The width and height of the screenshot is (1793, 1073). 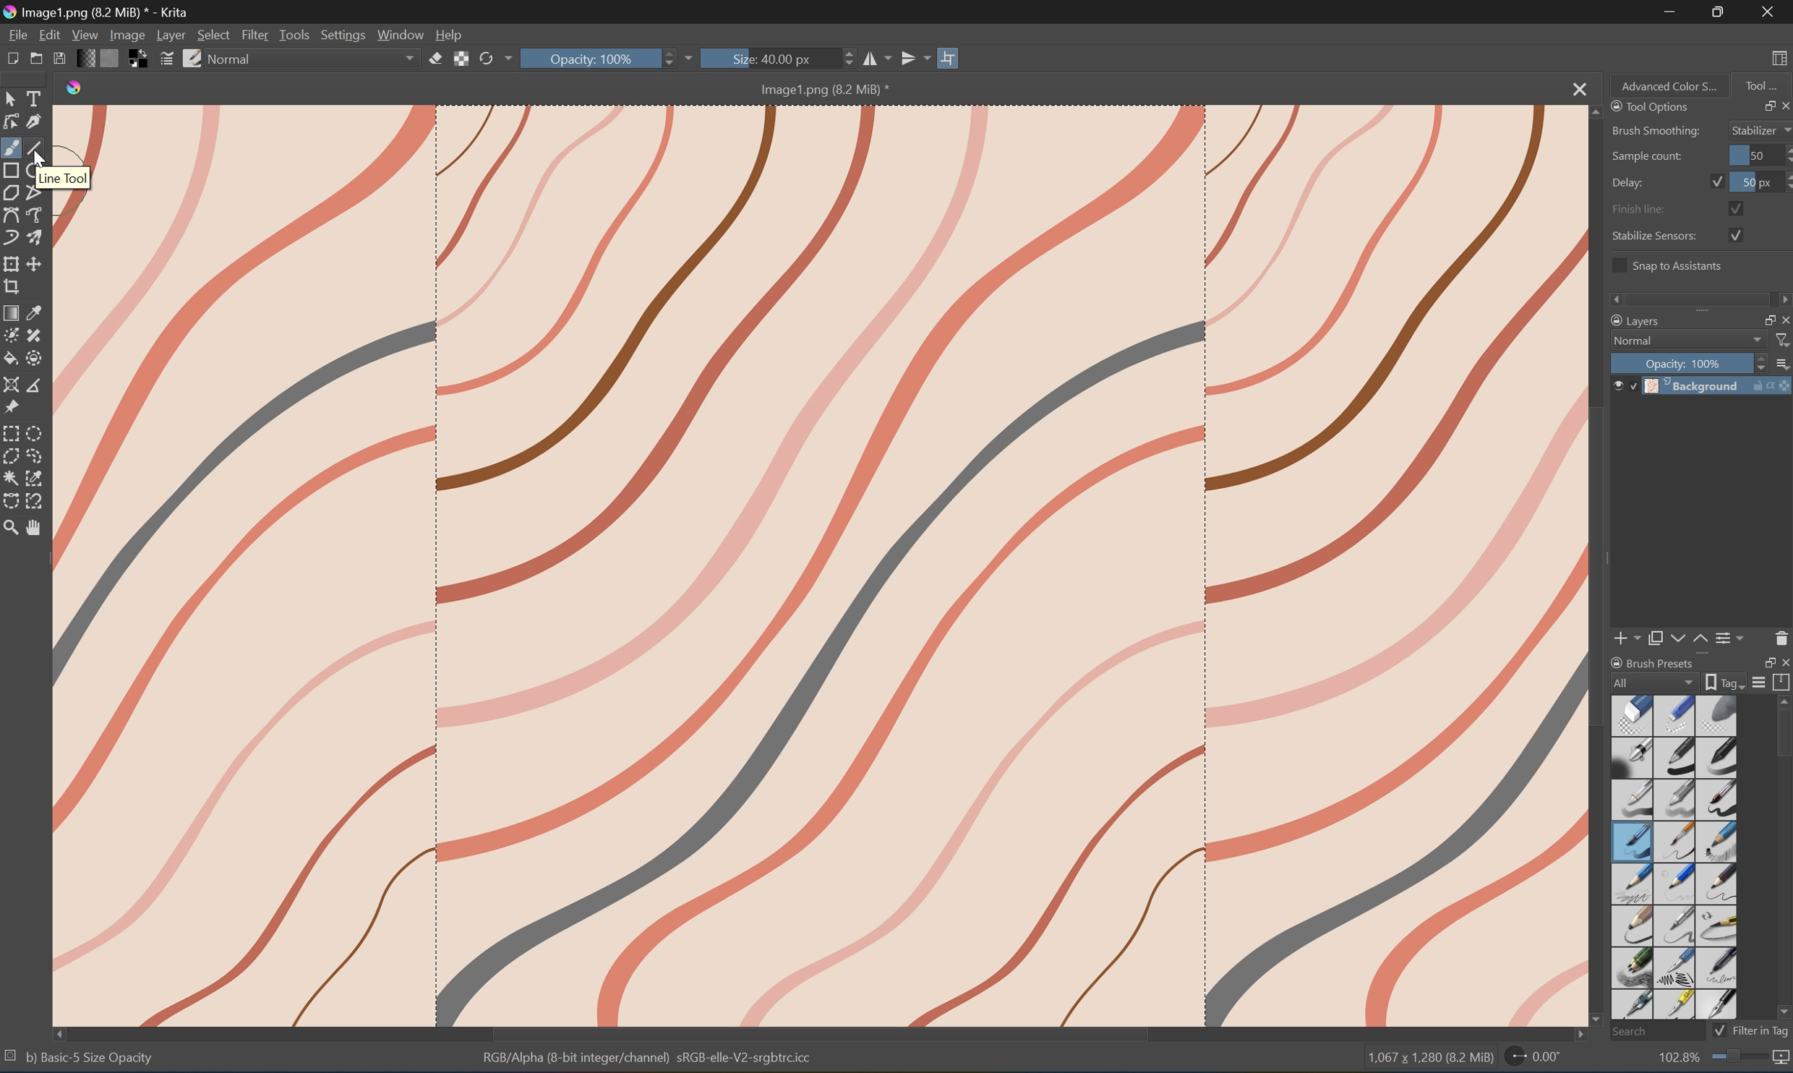 I want to click on Scroll Left, so click(x=61, y=1032).